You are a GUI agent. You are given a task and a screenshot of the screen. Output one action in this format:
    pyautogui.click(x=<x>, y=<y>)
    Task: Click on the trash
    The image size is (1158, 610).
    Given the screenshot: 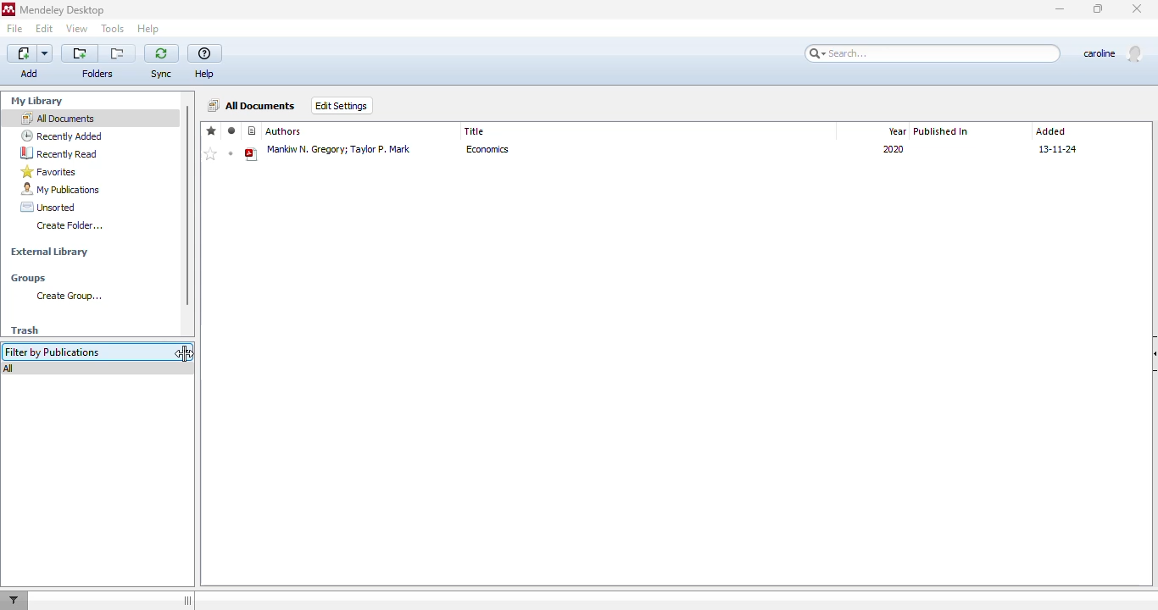 What is the action you would take?
    pyautogui.click(x=25, y=330)
    